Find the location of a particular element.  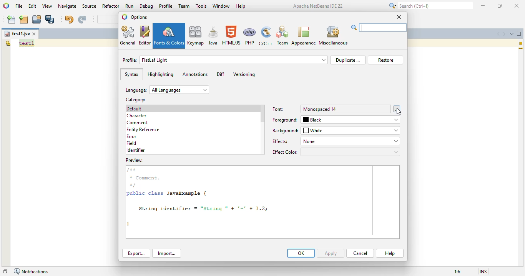

maximize window is located at coordinates (519, 34).